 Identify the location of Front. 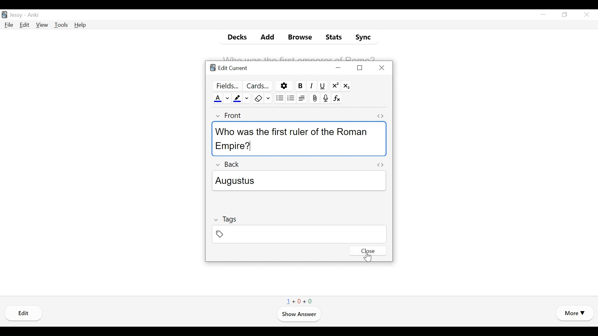
(228, 116).